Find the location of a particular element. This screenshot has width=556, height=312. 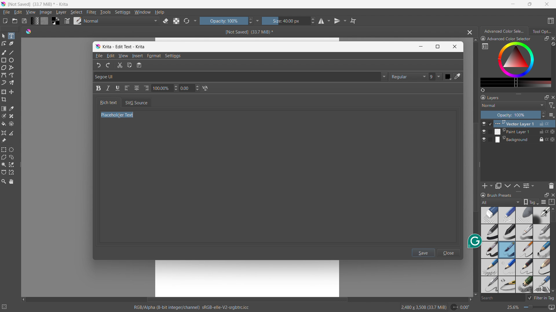

create a list of colors from the picture is located at coordinates (483, 90).